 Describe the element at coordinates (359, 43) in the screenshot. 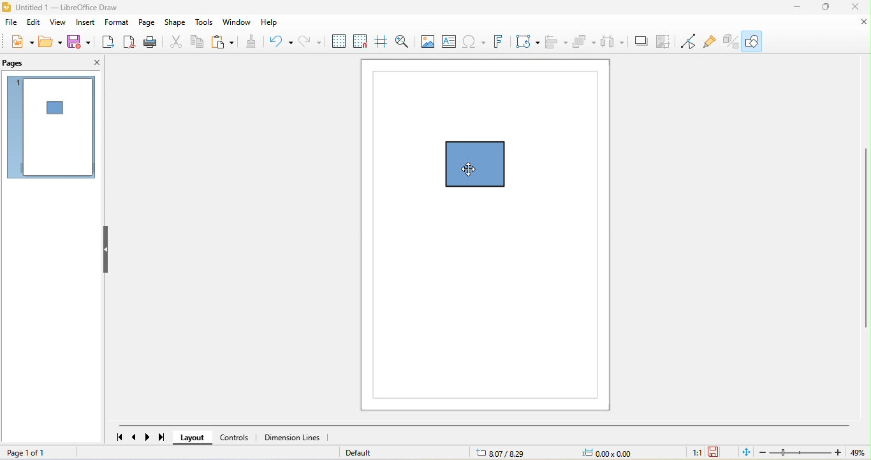

I see `snap to grid` at that location.